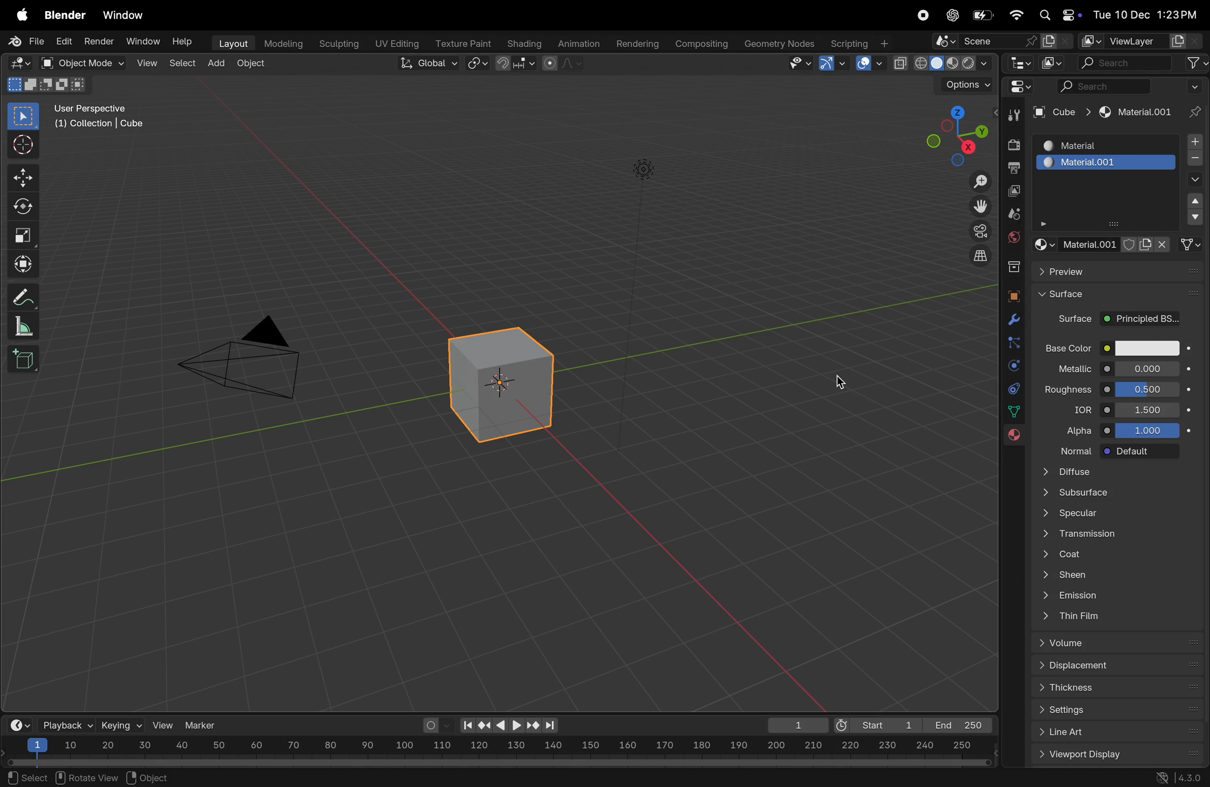  I want to click on play back controls, so click(509, 727).